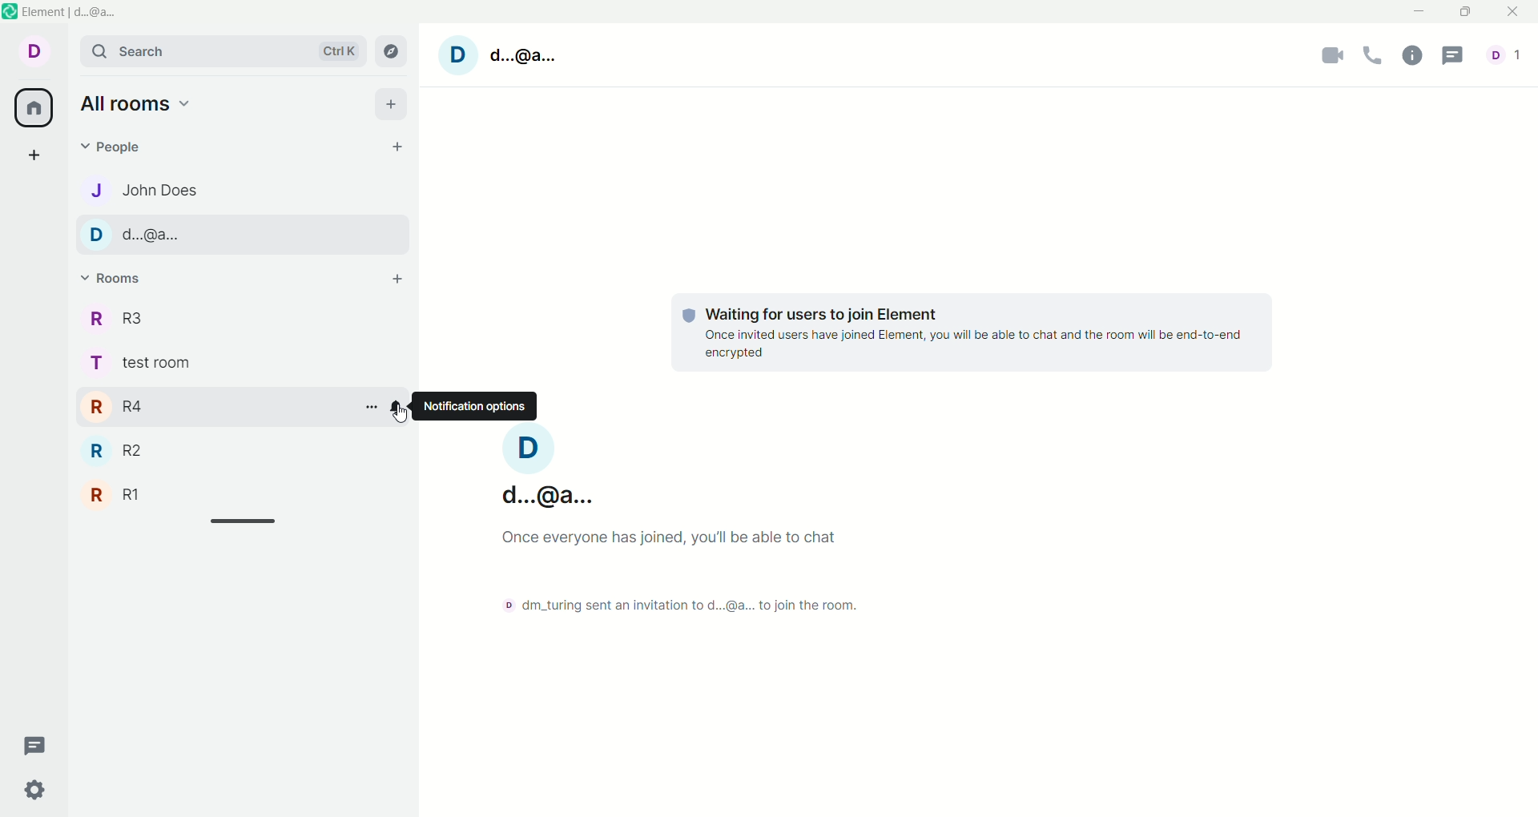 The image size is (1538, 817). What do you see at coordinates (1463, 56) in the screenshot?
I see `threads` at bounding box center [1463, 56].